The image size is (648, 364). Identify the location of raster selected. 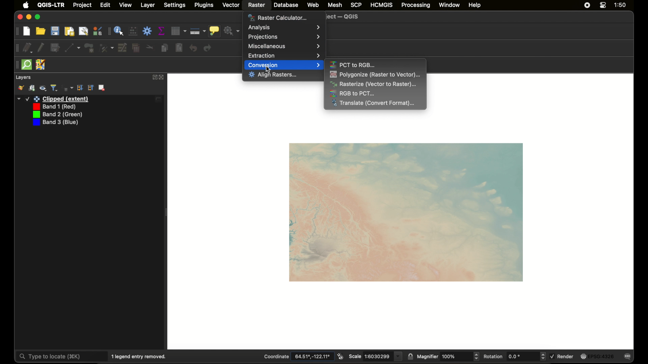
(257, 6).